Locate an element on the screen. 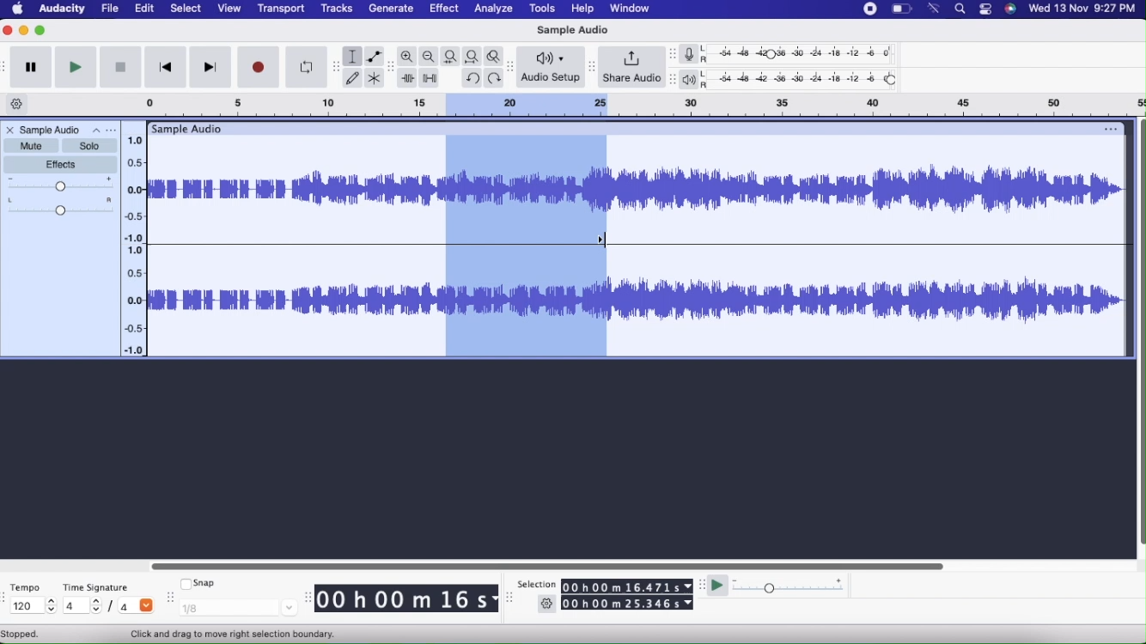 This screenshot has width=1146, height=644. Pan: Center is located at coordinates (61, 206).